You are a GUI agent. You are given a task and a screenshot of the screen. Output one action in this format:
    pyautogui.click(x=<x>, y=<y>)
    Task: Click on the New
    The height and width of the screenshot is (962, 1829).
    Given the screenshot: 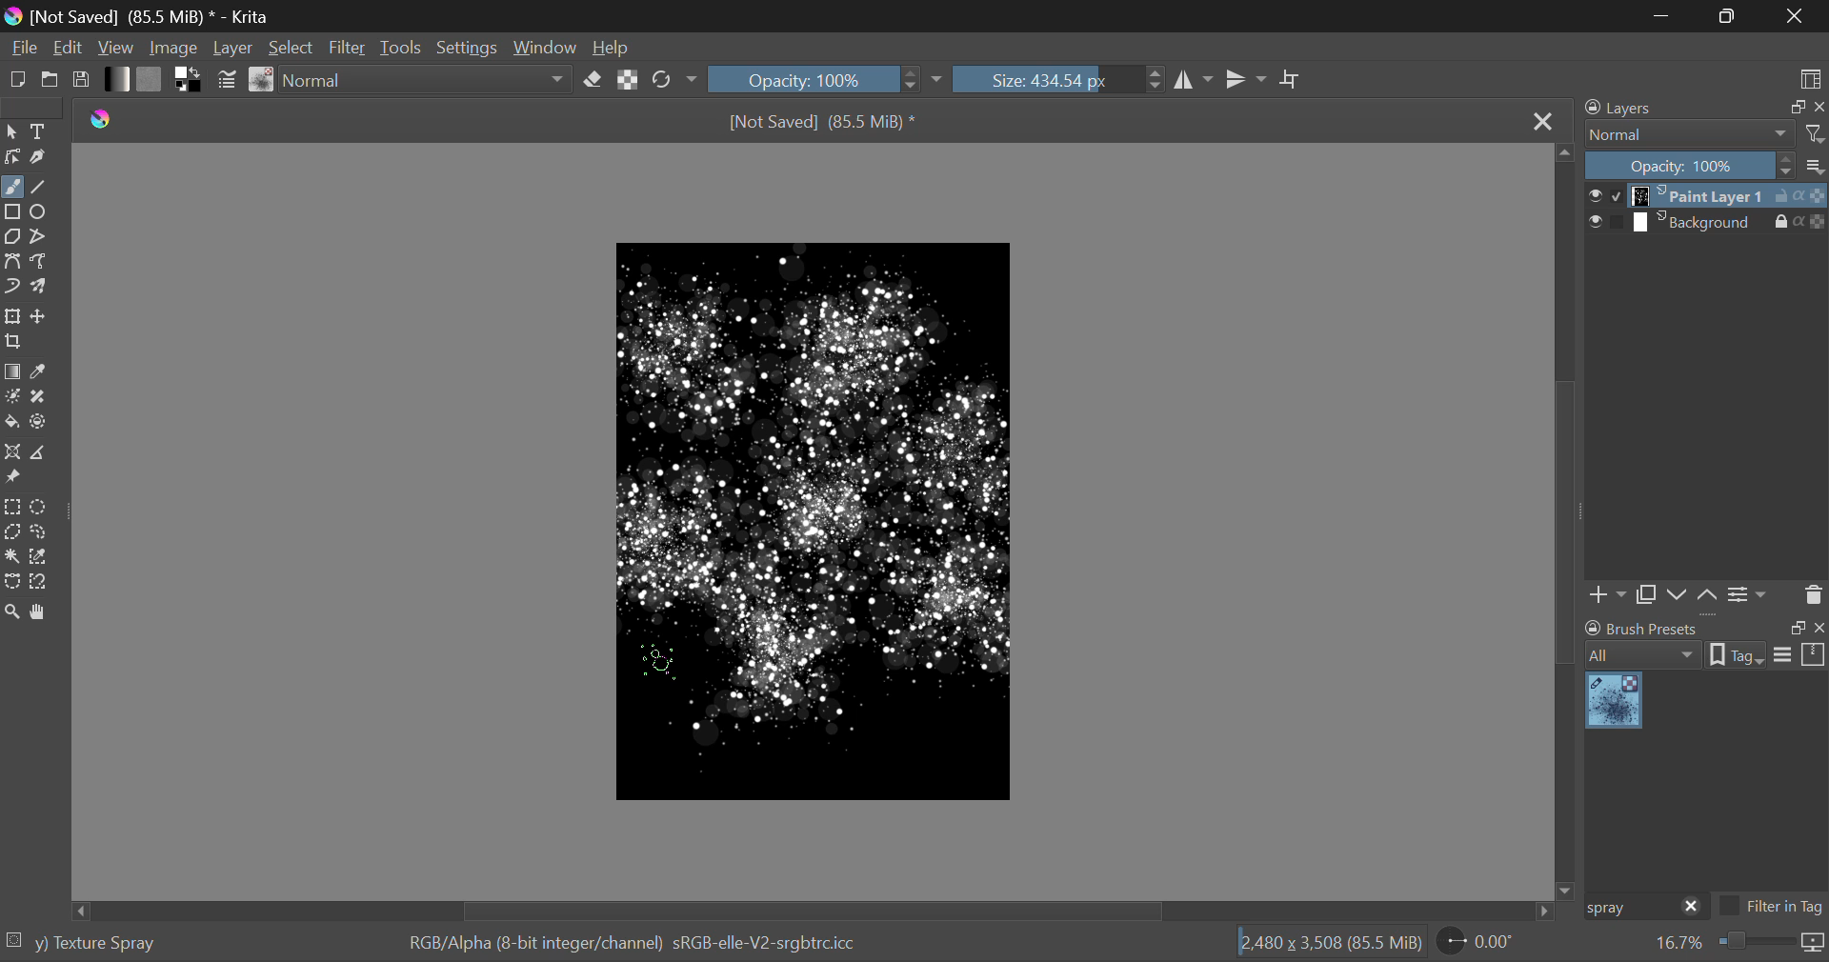 What is the action you would take?
    pyautogui.click(x=17, y=79)
    